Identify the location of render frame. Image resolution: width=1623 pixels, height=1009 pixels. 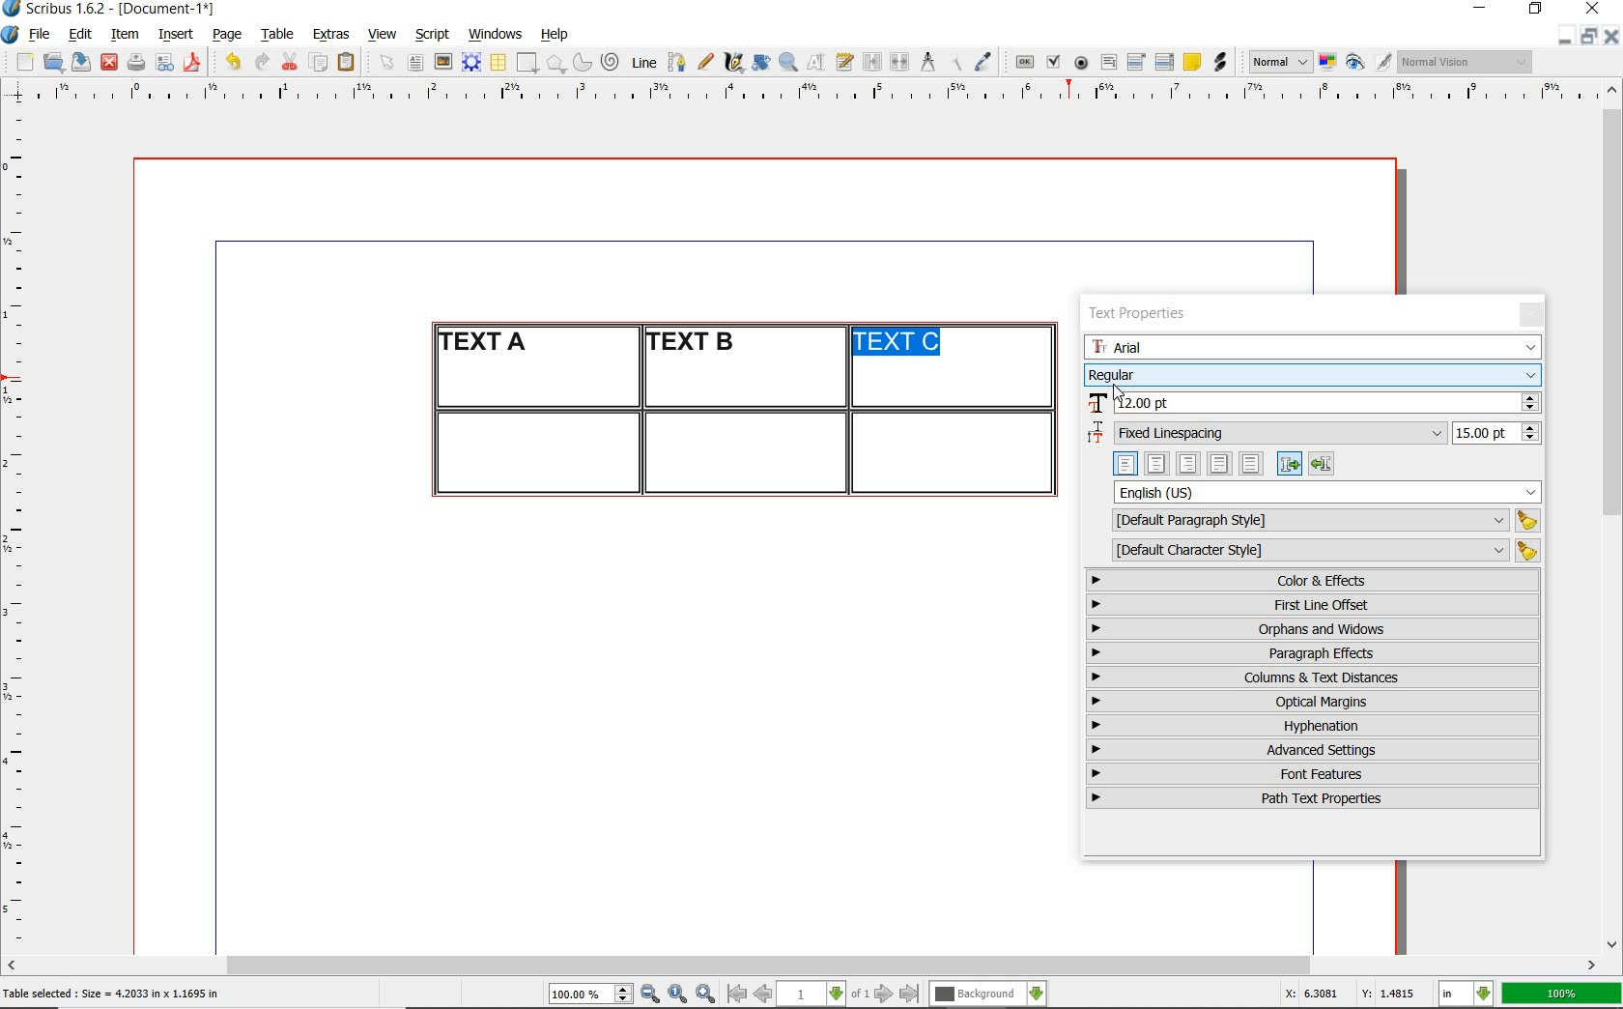
(471, 63).